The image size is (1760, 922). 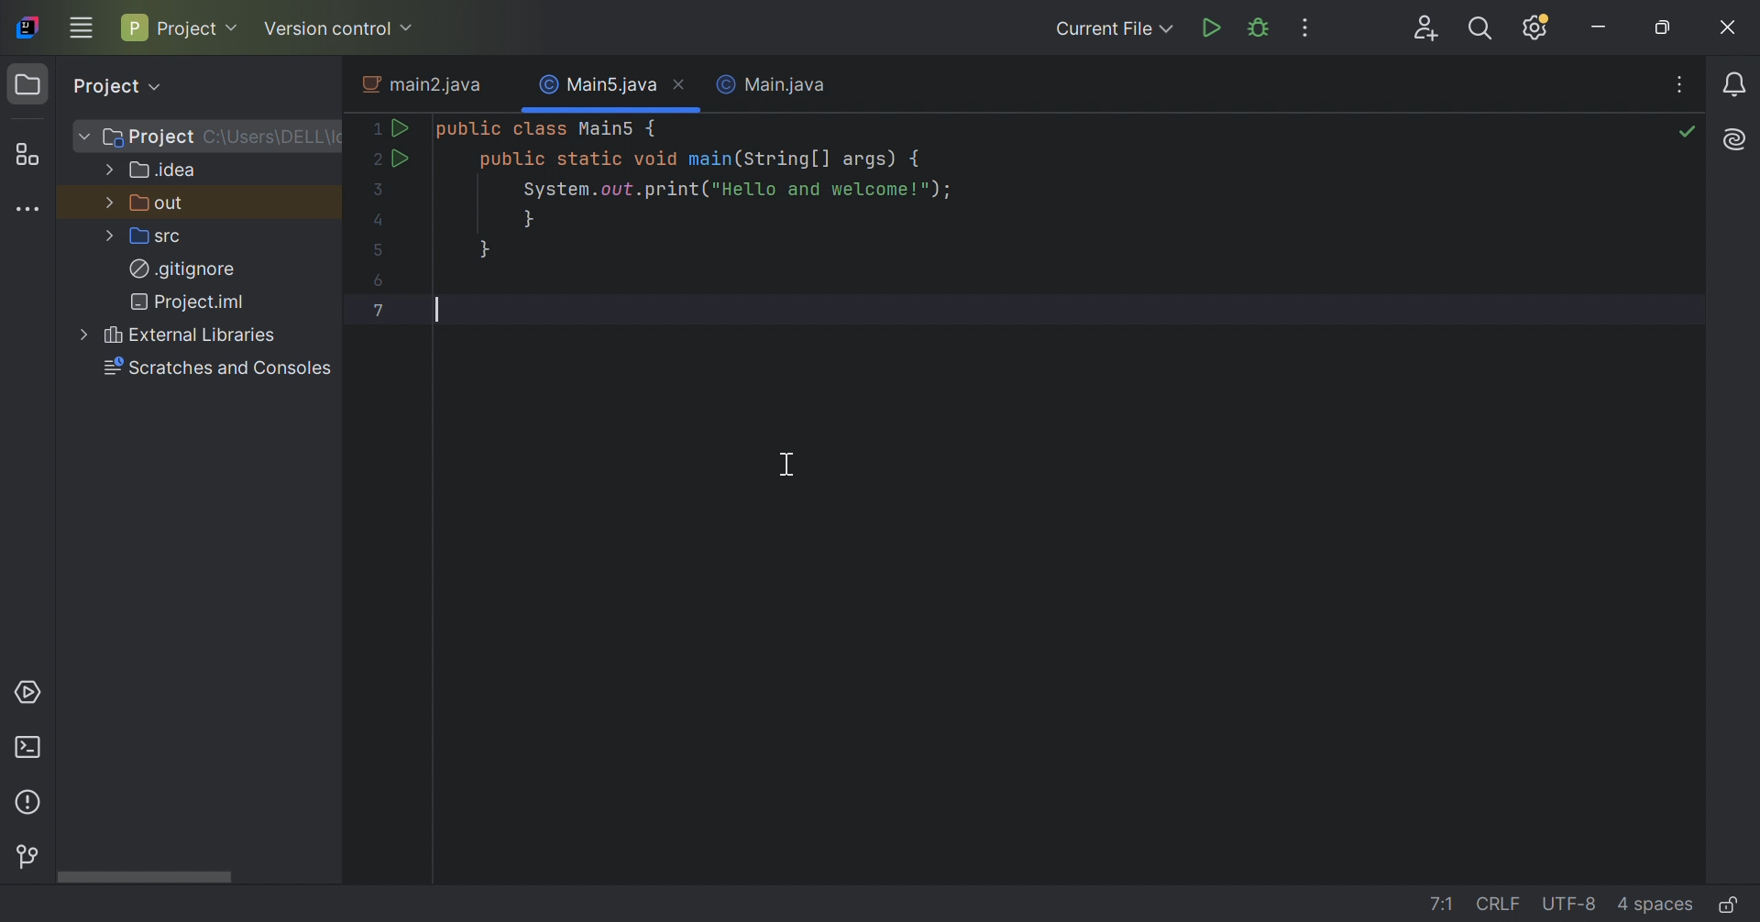 What do you see at coordinates (190, 300) in the screenshot?
I see `Project.iml` at bounding box center [190, 300].